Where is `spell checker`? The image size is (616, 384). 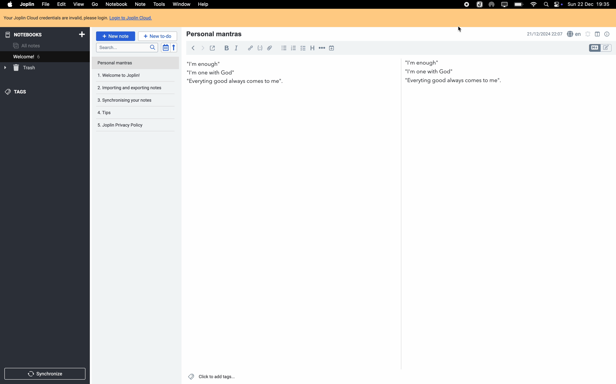
spell checker is located at coordinates (575, 34).